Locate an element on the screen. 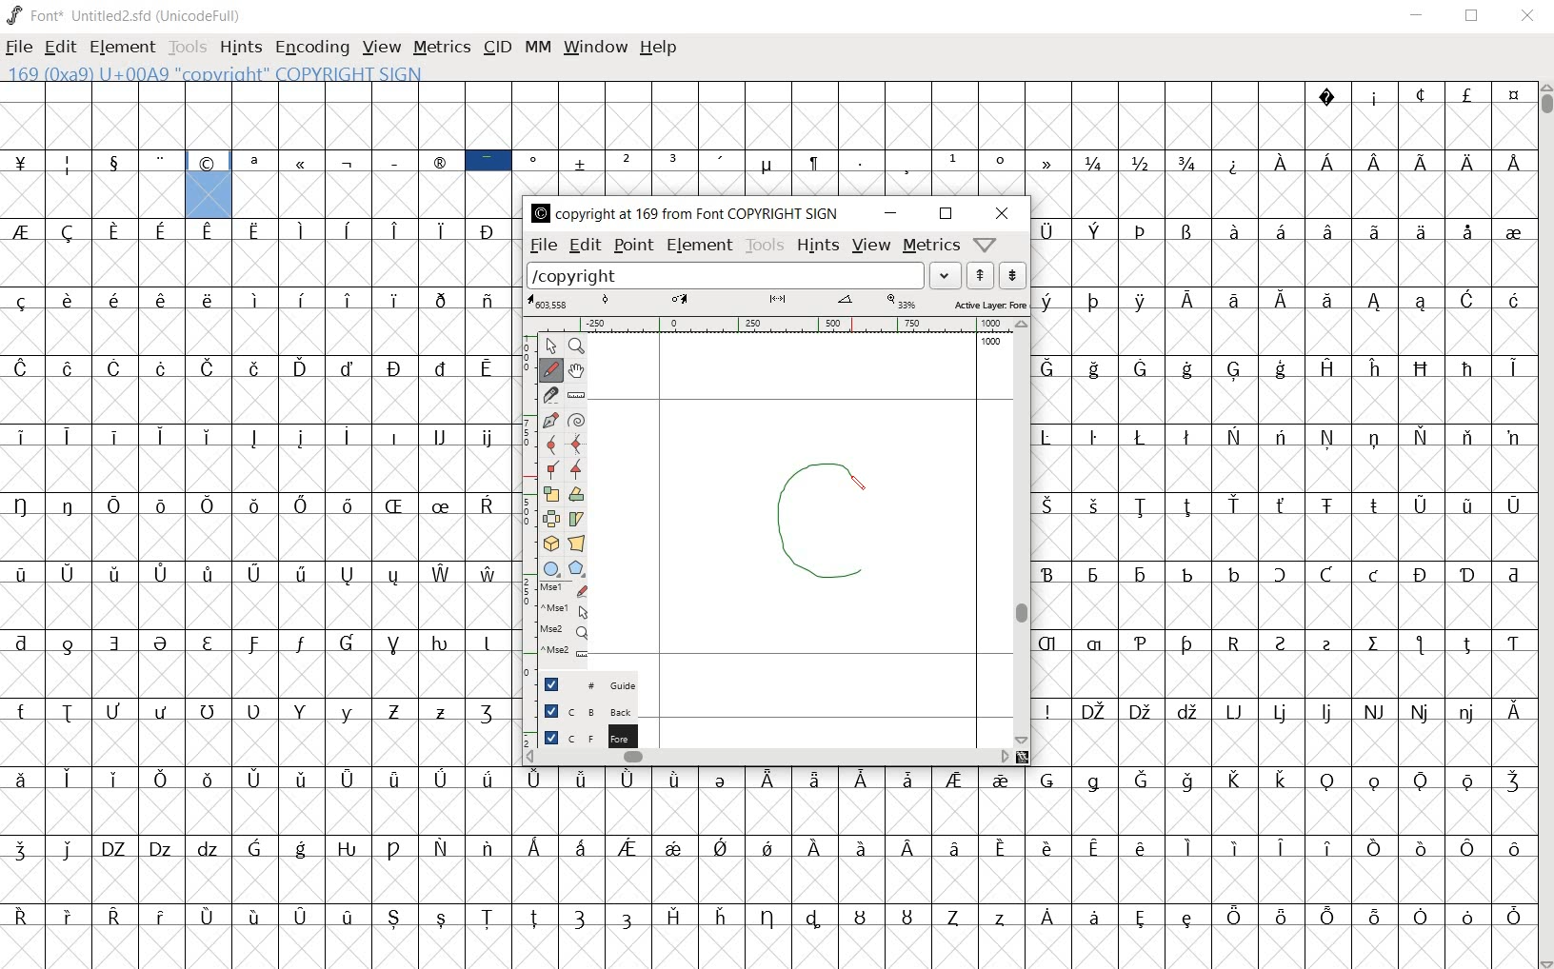  metrics is located at coordinates (929, 245).